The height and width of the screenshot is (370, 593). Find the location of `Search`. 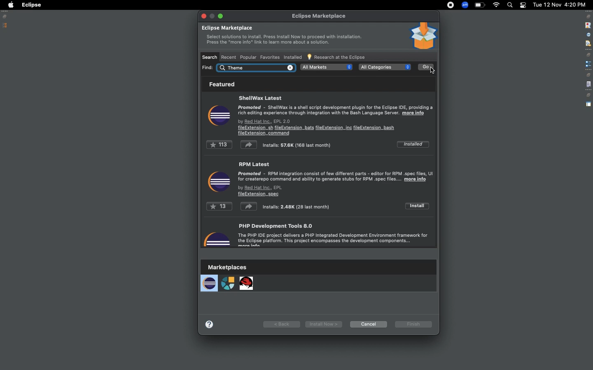

Search is located at coordinates (509, 5).